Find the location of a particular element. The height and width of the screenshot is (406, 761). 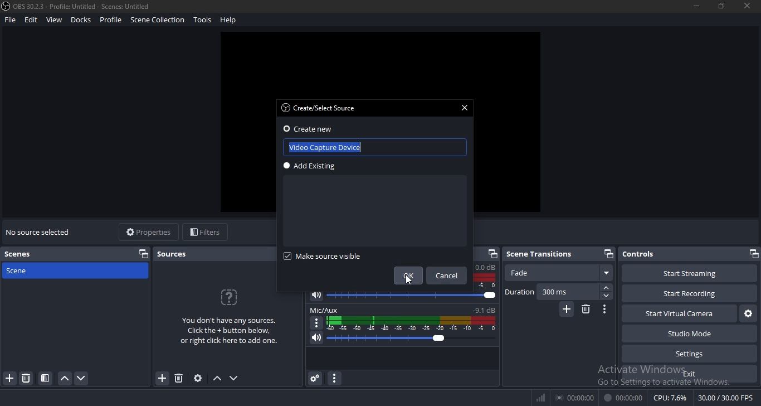

make source visible is located at coordinates (332, 259).